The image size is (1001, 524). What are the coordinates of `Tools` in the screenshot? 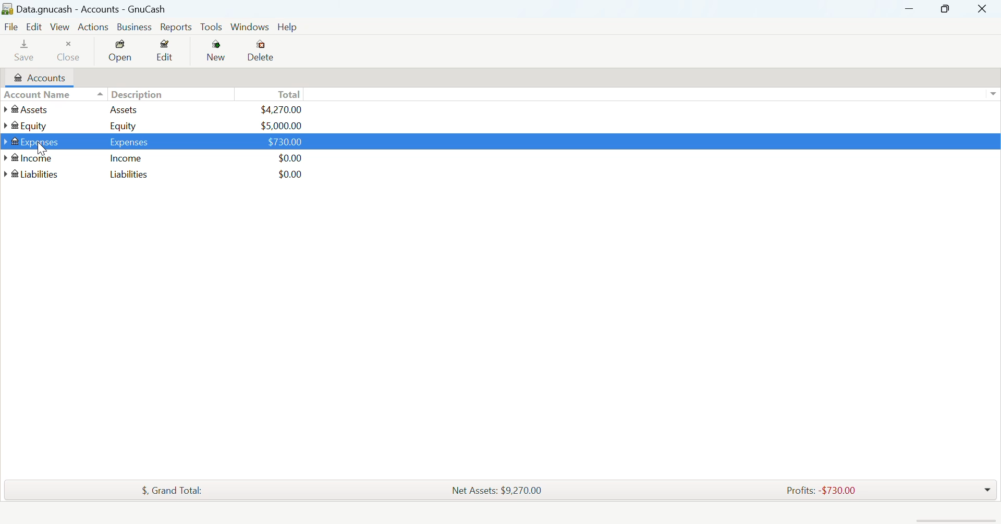 It's located at (211, 27).